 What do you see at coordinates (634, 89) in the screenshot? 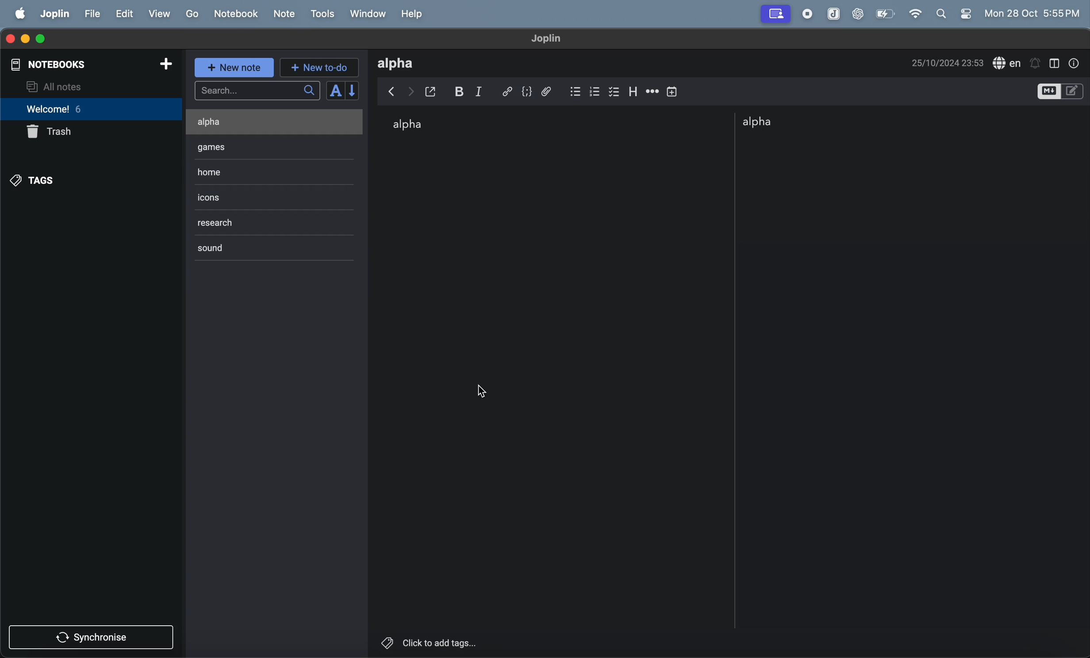
I see `header` at bounding box center [634, 89].